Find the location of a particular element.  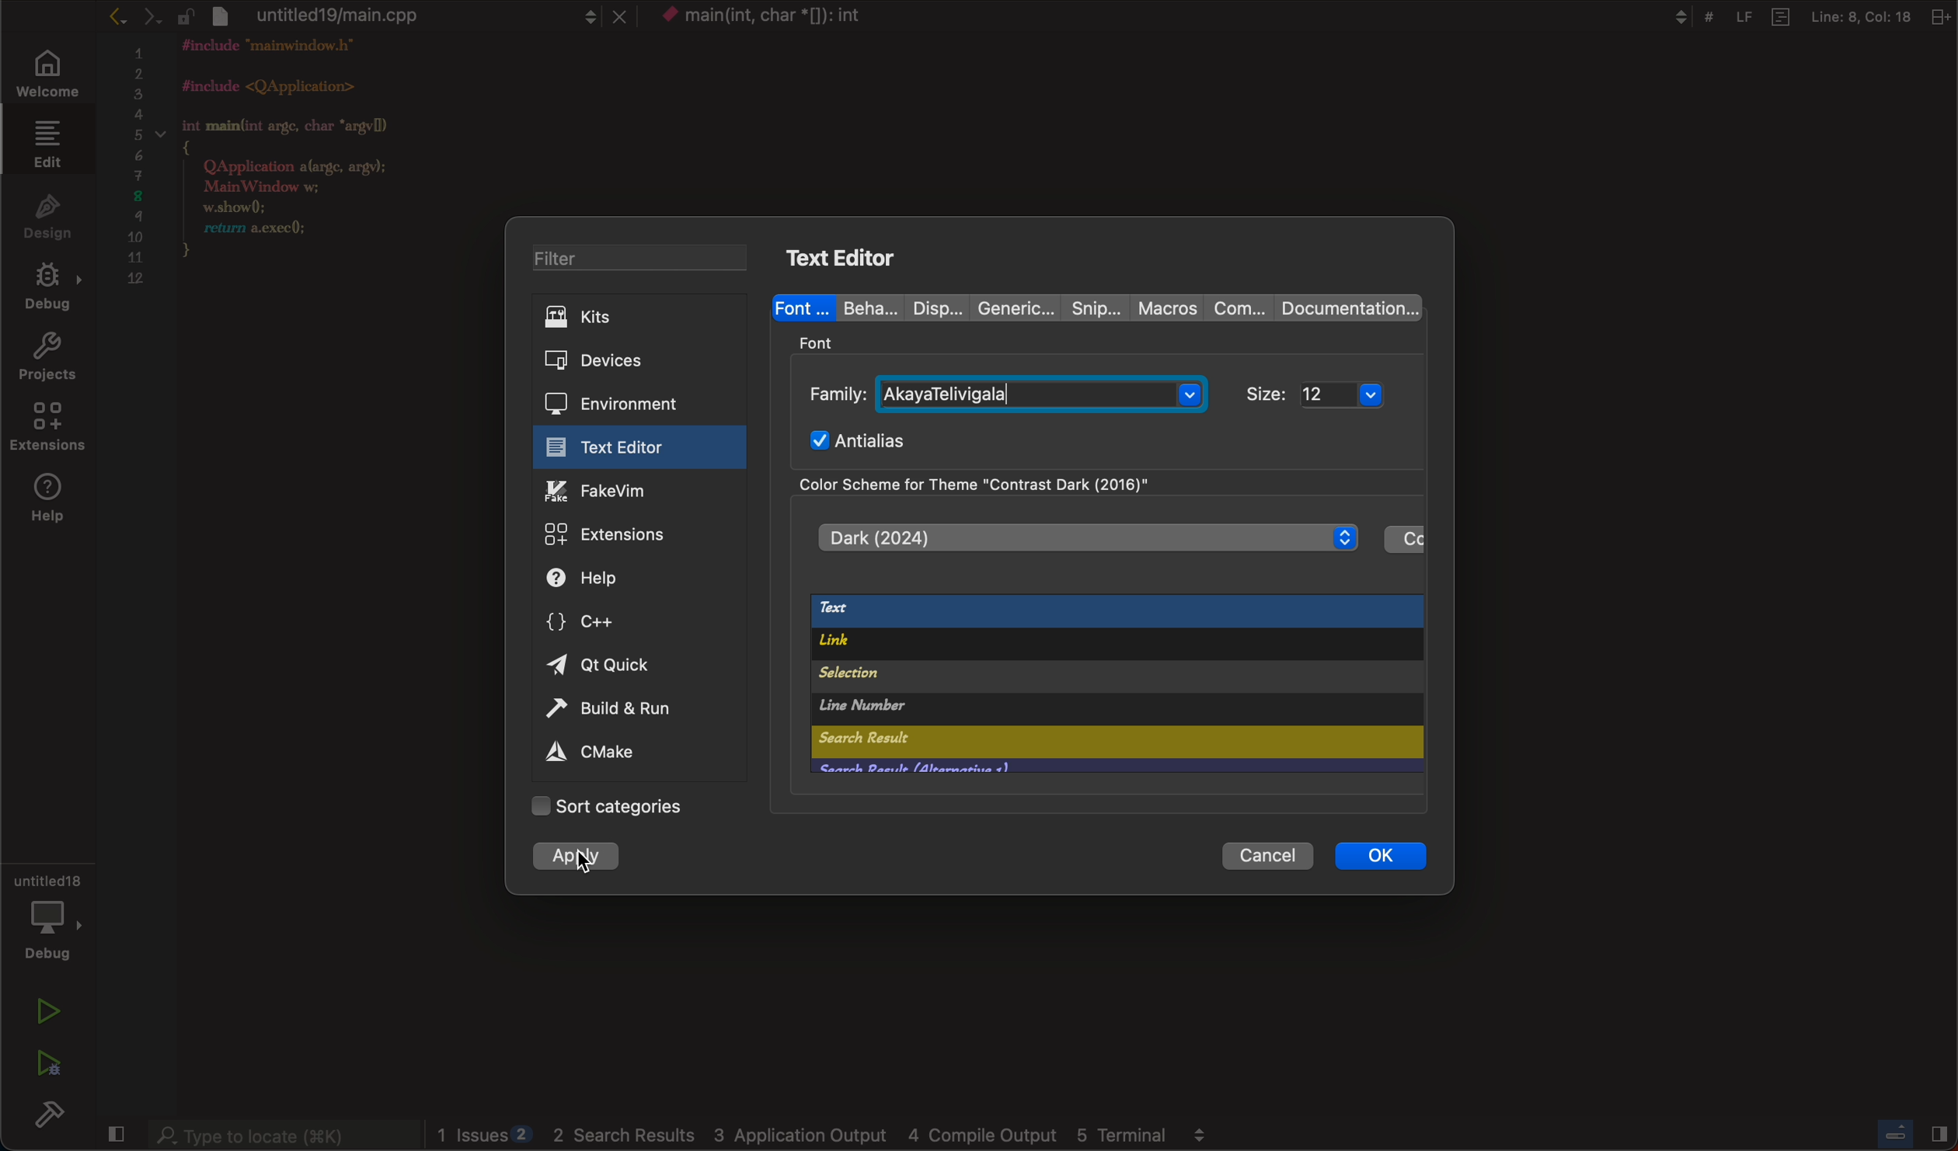

file tab is located at coordinates (424, 17).